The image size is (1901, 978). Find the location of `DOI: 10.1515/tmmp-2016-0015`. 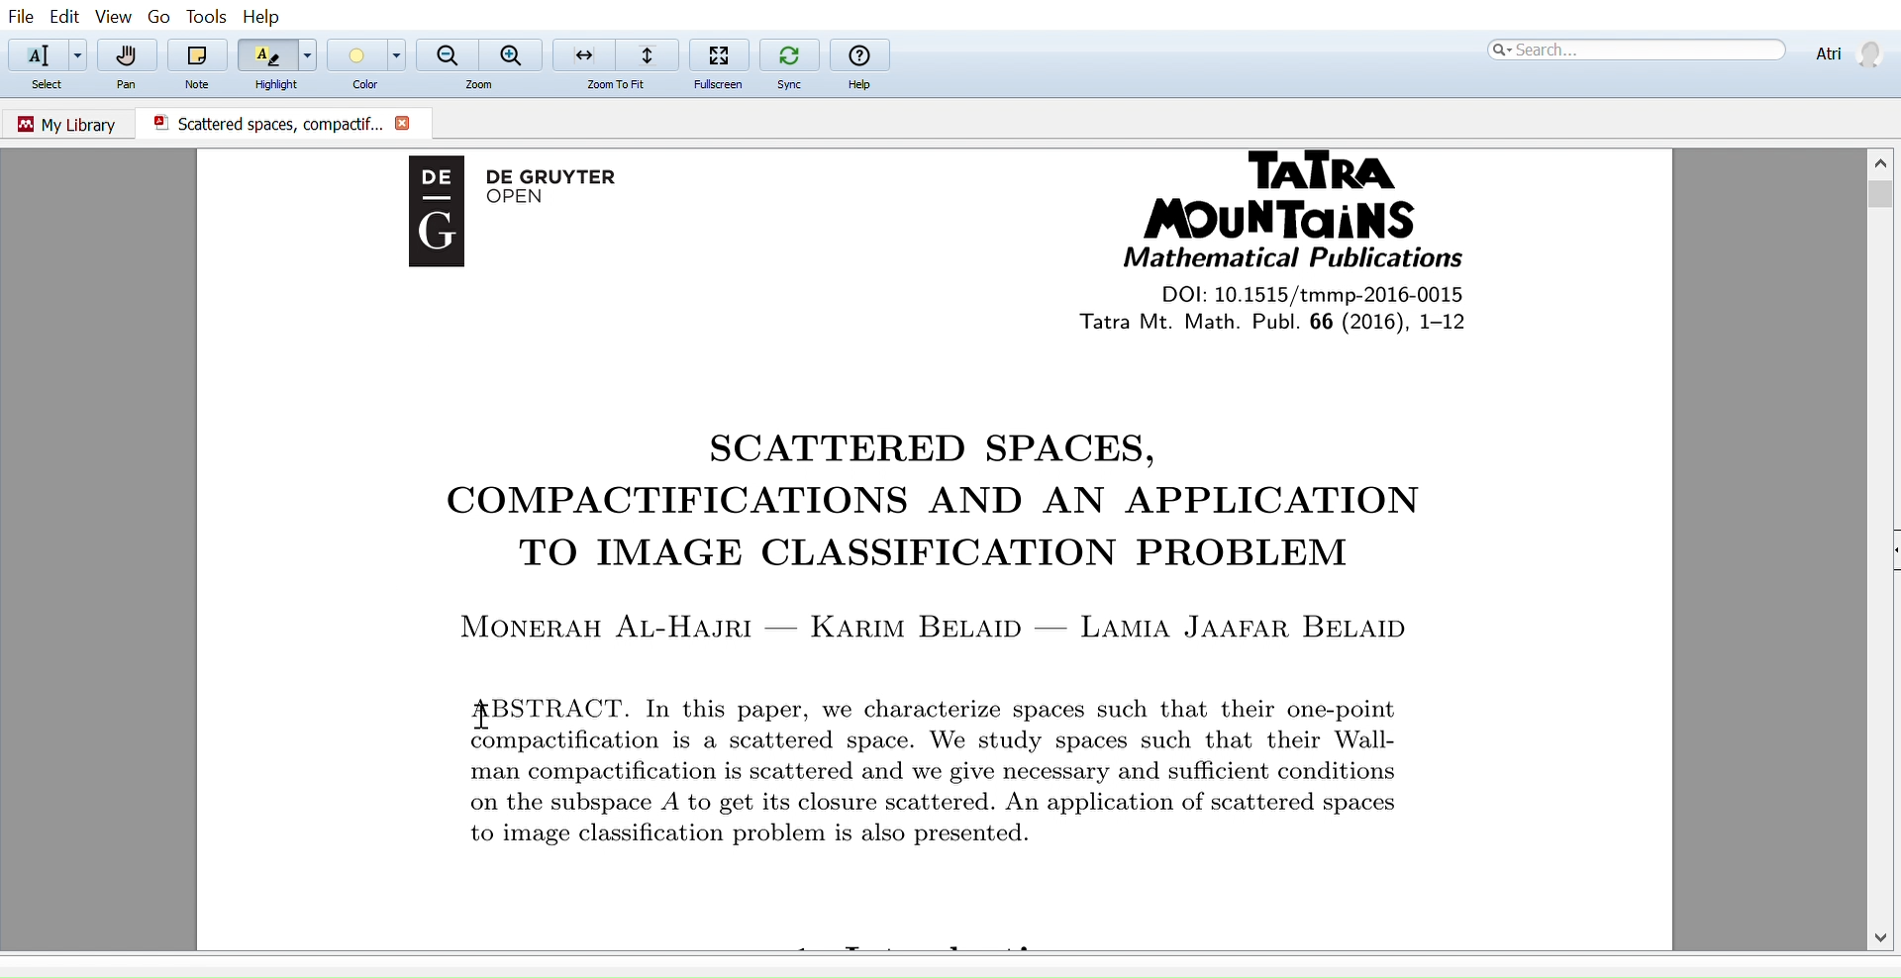

DOI: 10.1515/tmmp-2016-0015 is located at coordinates (1305, 293).